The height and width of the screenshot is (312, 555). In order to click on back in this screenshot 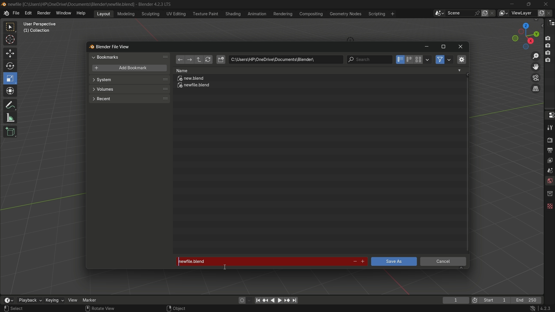, I will do `click(180, 60)`.